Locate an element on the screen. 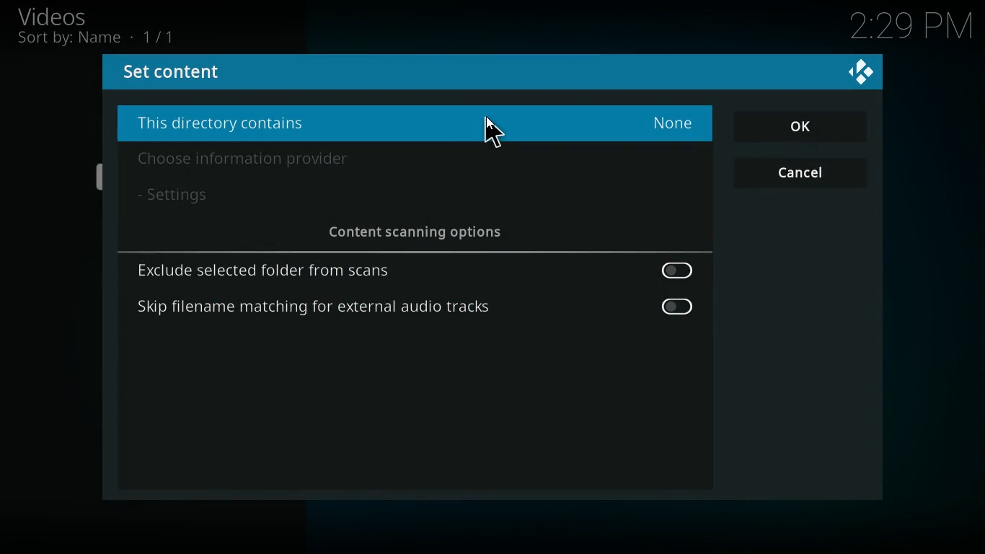  OK is located at coordinates (803, 127).